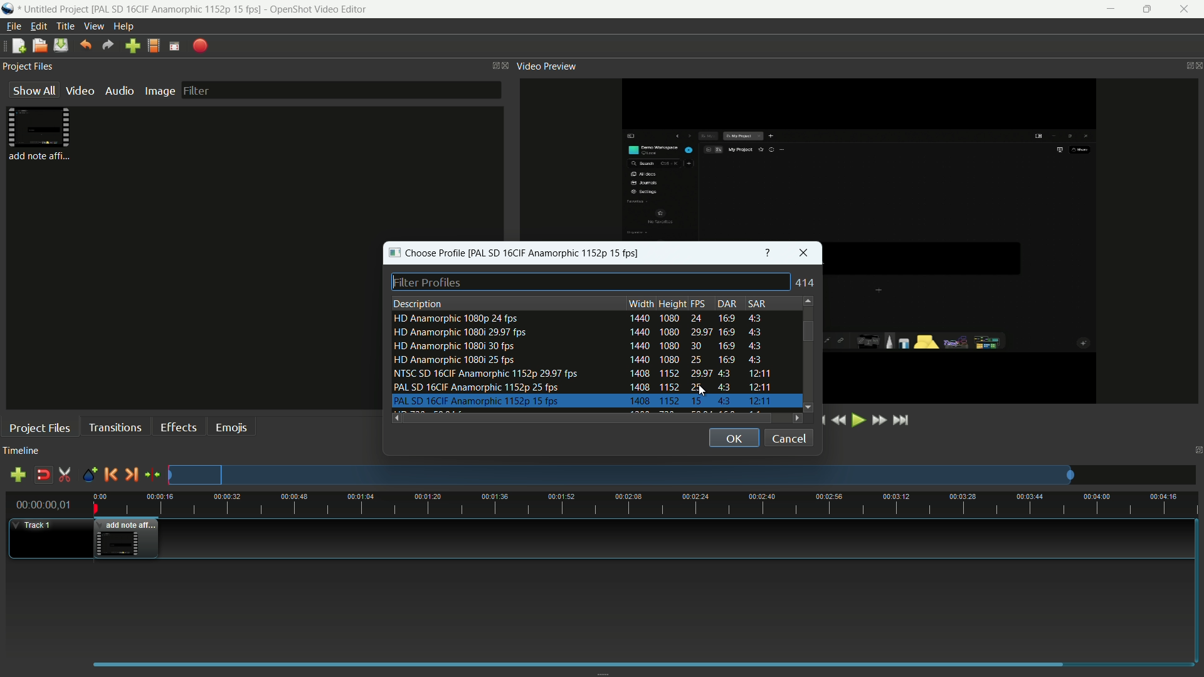 This screenshot has width=1204, height=677. What do you see at coordinates (727, 303) in the screenshot?
I see `dar` at bounding box center [727, 303].